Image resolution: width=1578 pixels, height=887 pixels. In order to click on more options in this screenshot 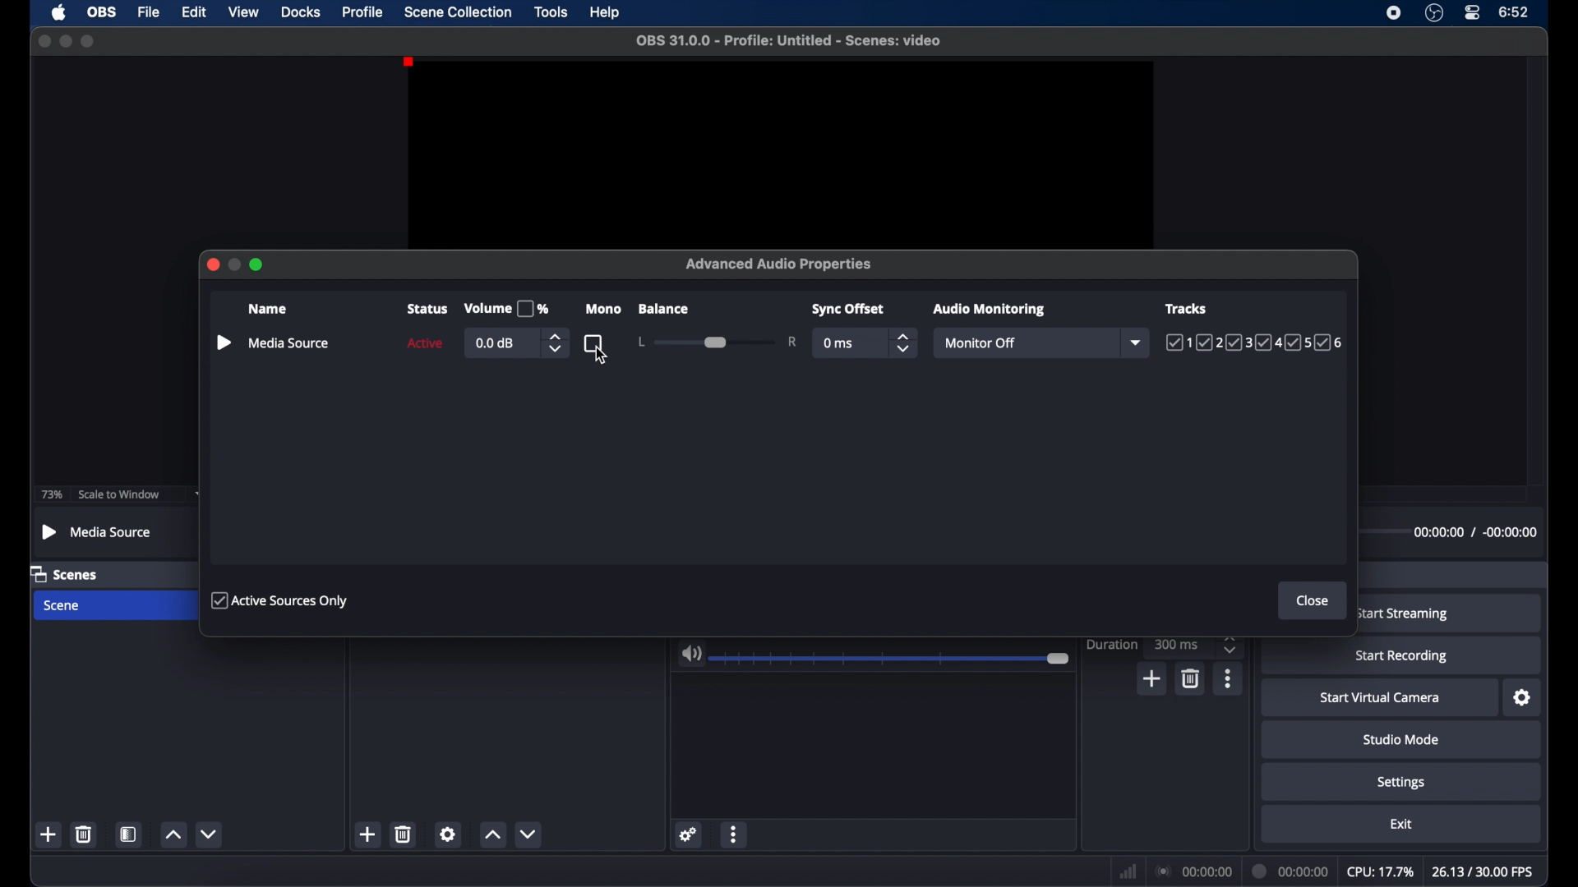, I will do `click(1228, 678)`.